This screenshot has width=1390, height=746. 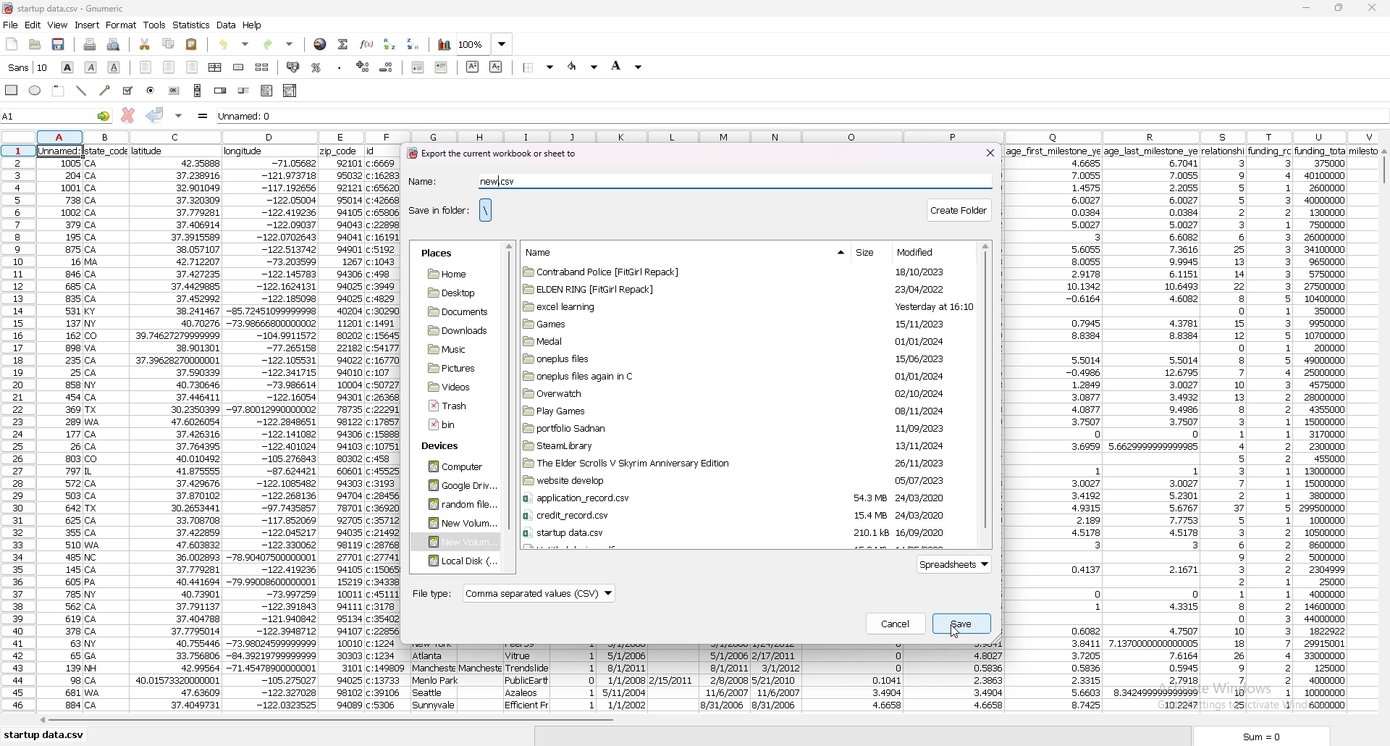 I want to click on path, so click(x=485, y=210).